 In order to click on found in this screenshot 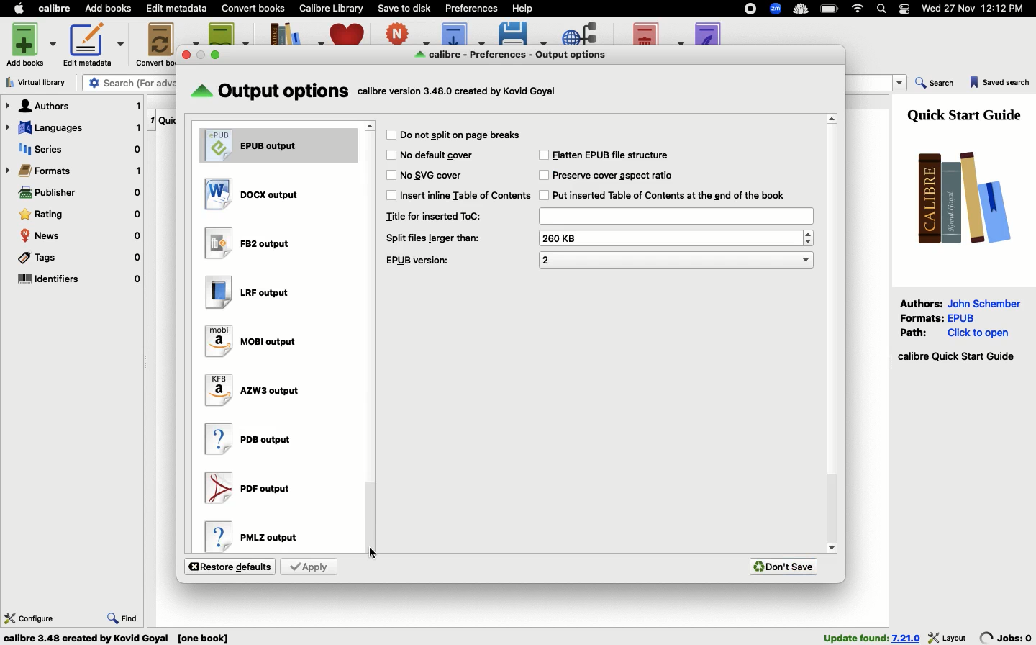, I will do `click(855, 637)`.